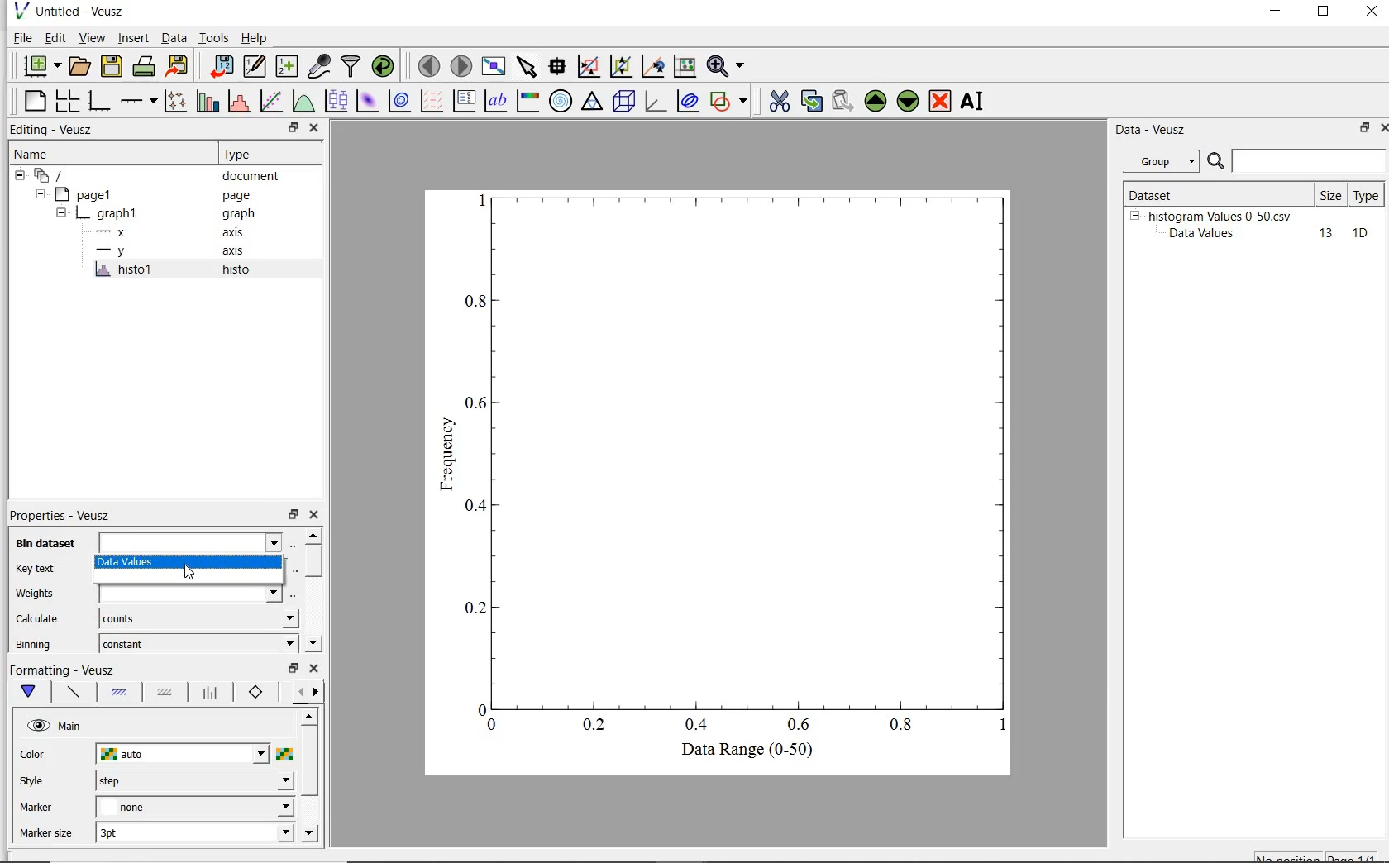  I want to click on pic color, so click(284, 754).